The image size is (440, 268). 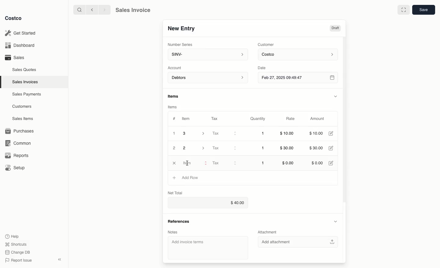 What do you see at coordinates (176, 67) in the screenshot?
I see `‘Account` at bounding box center [176, 67].